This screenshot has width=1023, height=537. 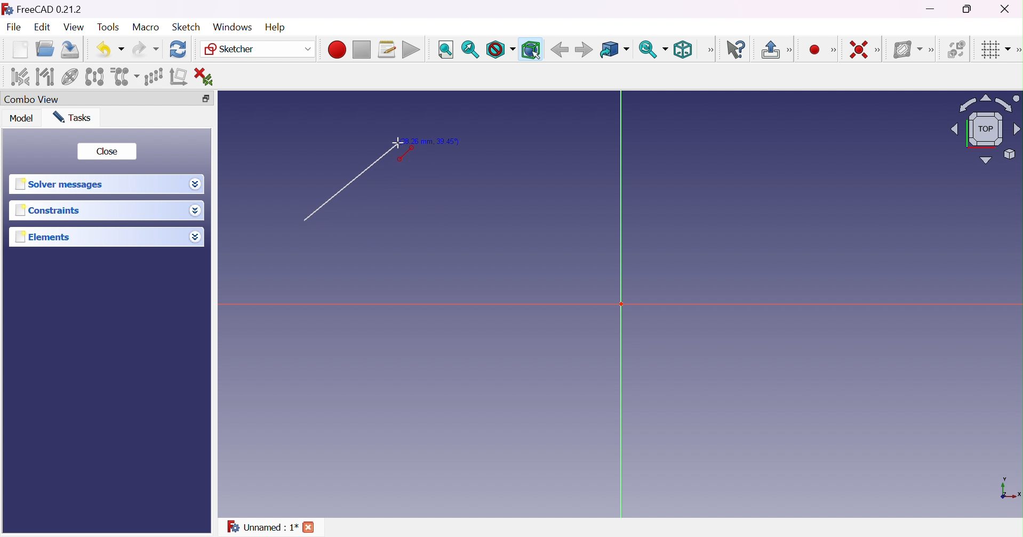 I want to click on Refresh, so click(x=179, y=50).